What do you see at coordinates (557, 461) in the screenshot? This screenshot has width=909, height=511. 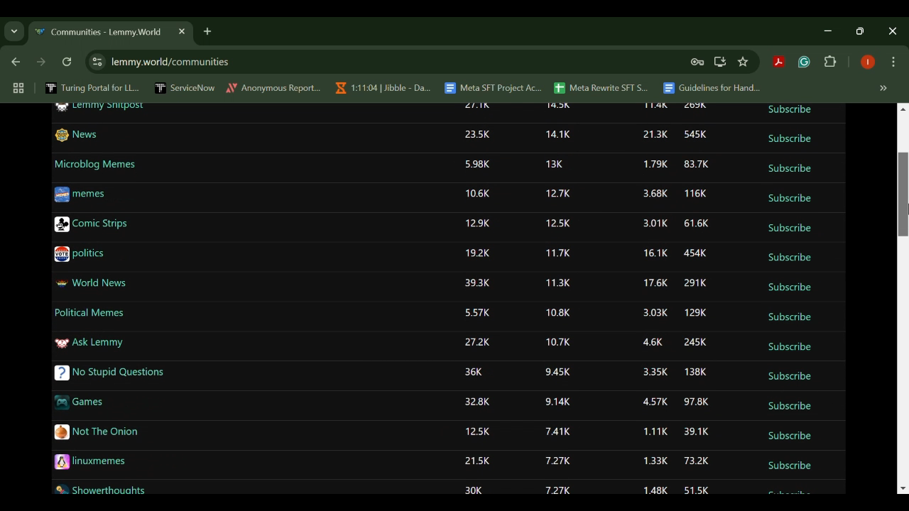 I see `7.27K` at bounding box center [557, 461].